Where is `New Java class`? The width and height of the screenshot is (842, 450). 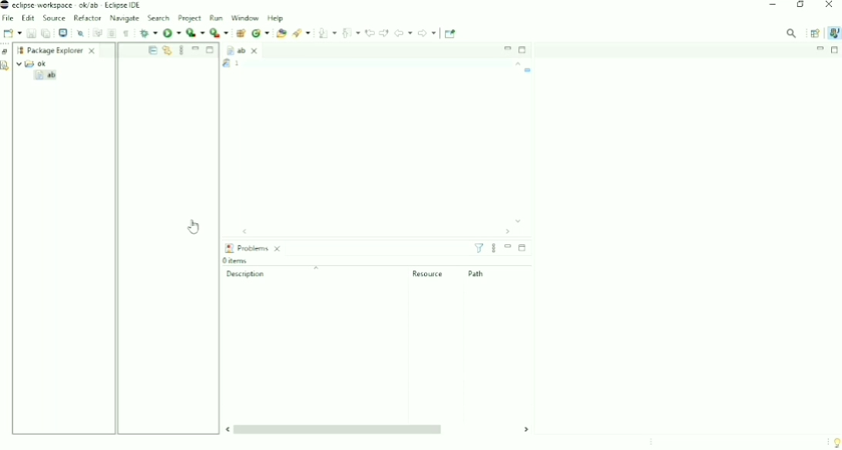
New Java class is located at coordinates (261, 33).